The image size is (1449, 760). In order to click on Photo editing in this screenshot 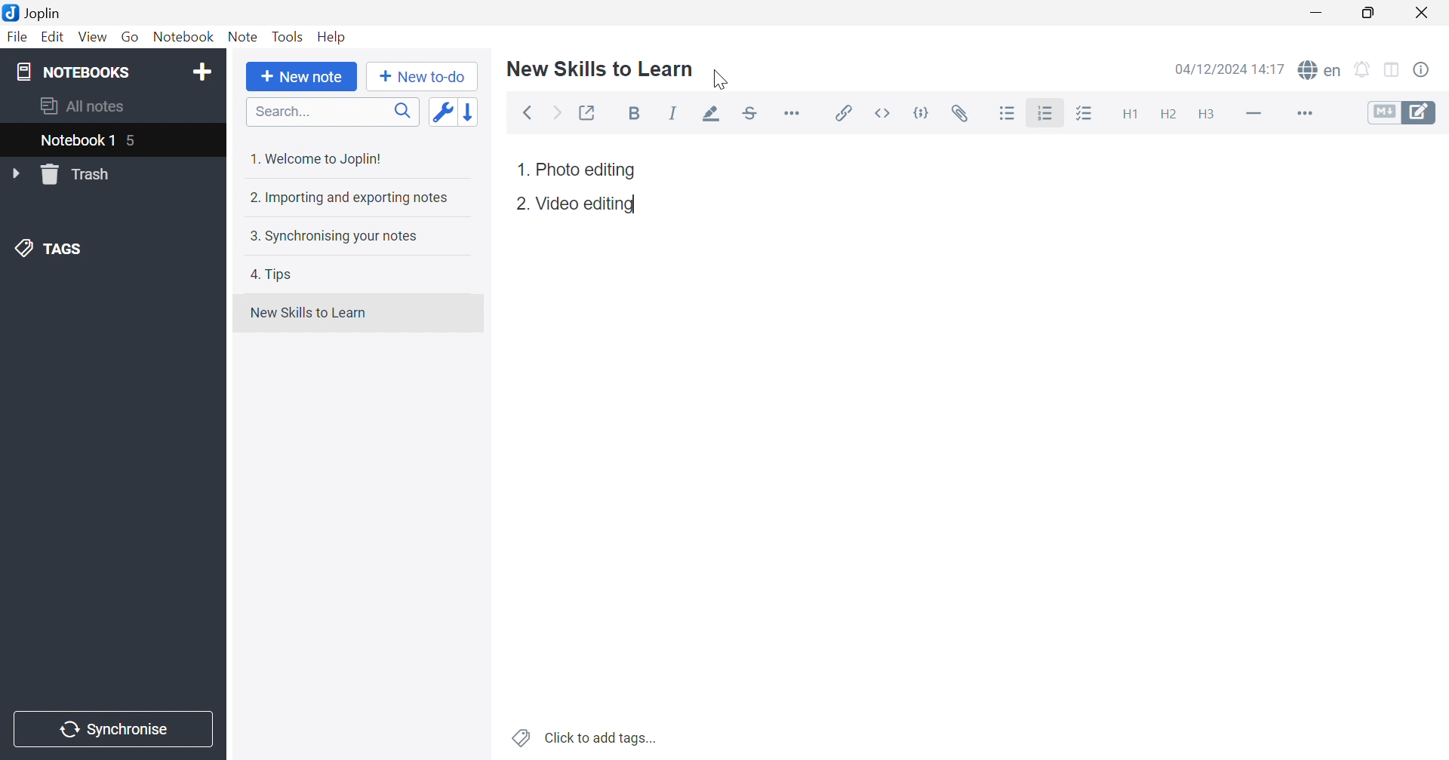, I will do `click(586, 170)`.